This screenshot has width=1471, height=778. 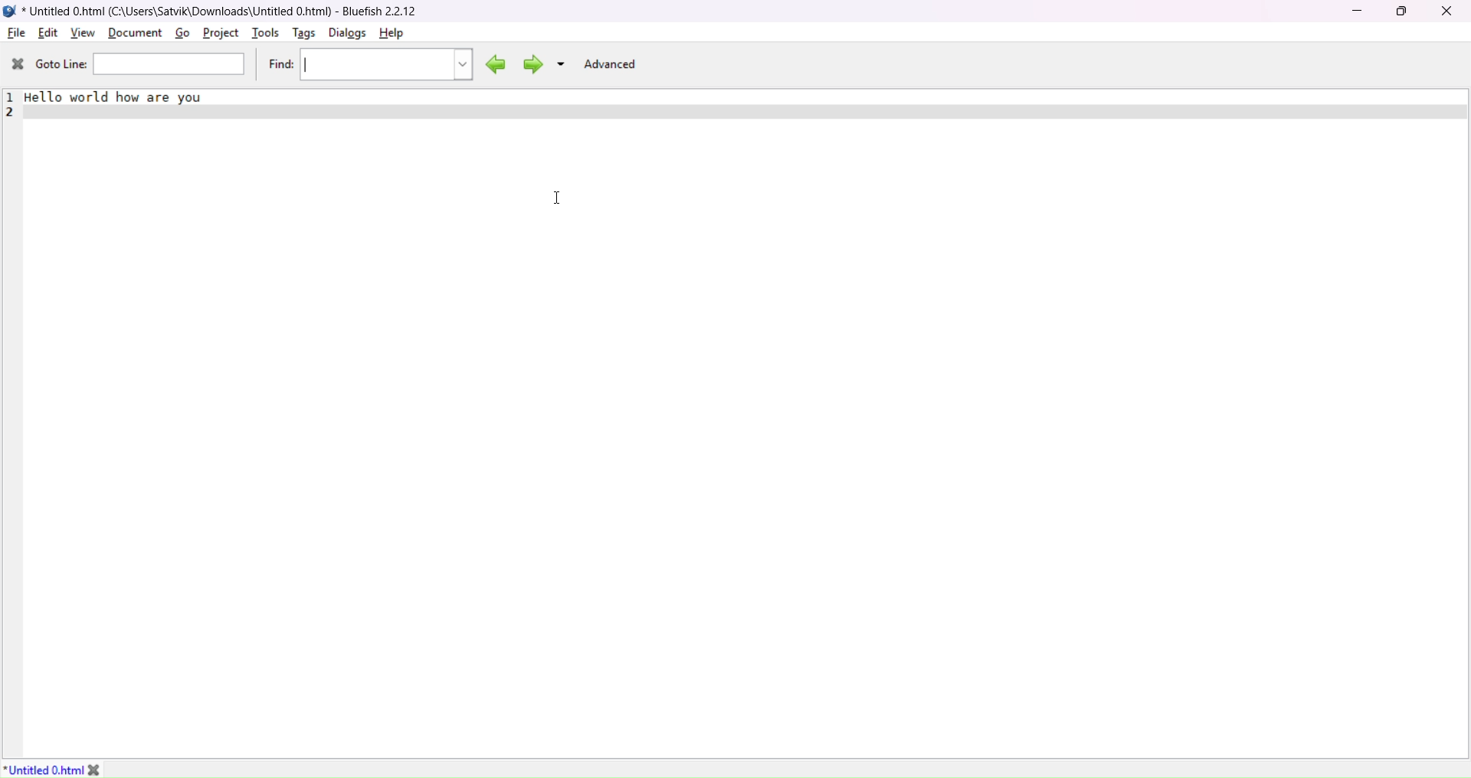 I want to click on project, so click(x=220, y=32).